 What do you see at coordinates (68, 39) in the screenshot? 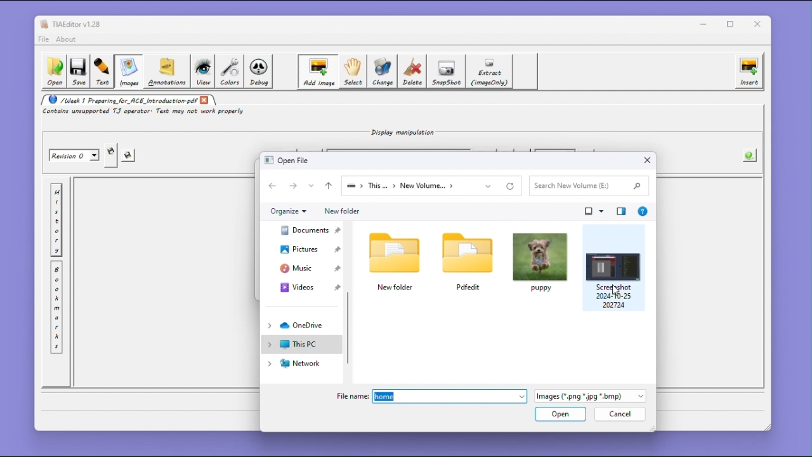
I see `about` at bounding box center [68, 39].